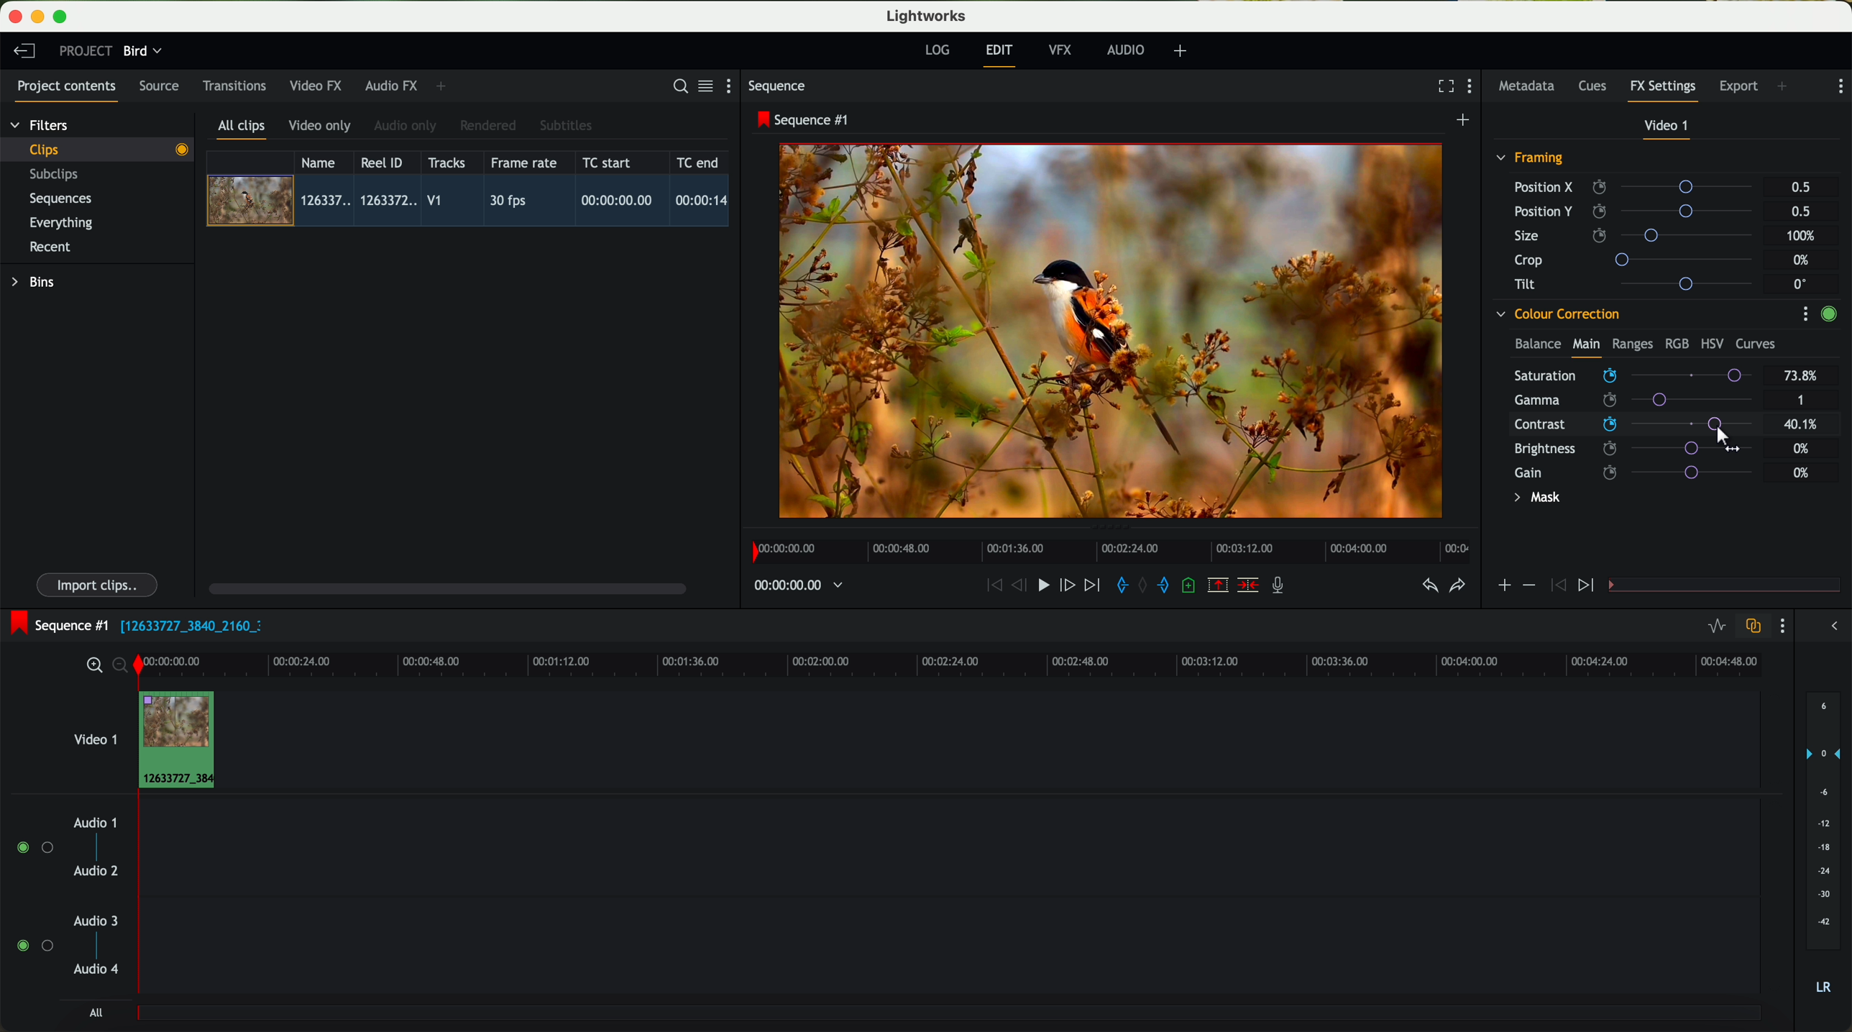  I want to click on show settings menu, so click(735, 86).